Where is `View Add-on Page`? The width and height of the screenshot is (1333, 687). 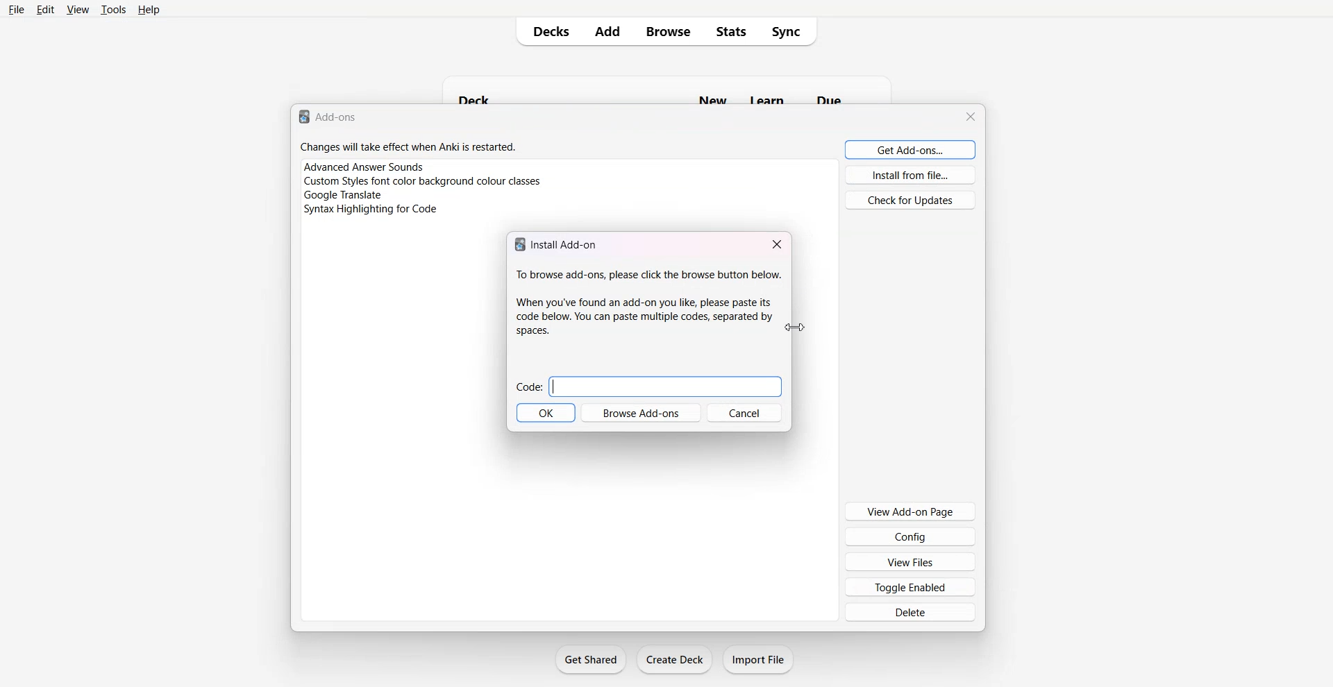
View Add-on Page is located at coordinates (911, 511).